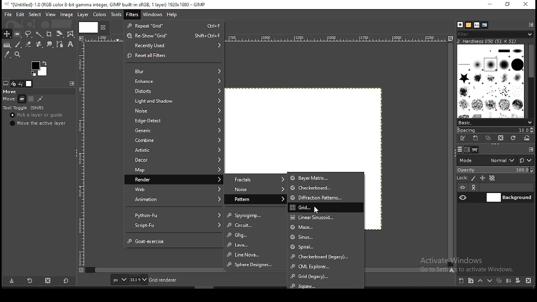 Image resolution: width=537 pixels, height=302 pixels. Describe the element at coordinates (73, 83) in the screenshot. I see `cinfigure this tab` at that location.